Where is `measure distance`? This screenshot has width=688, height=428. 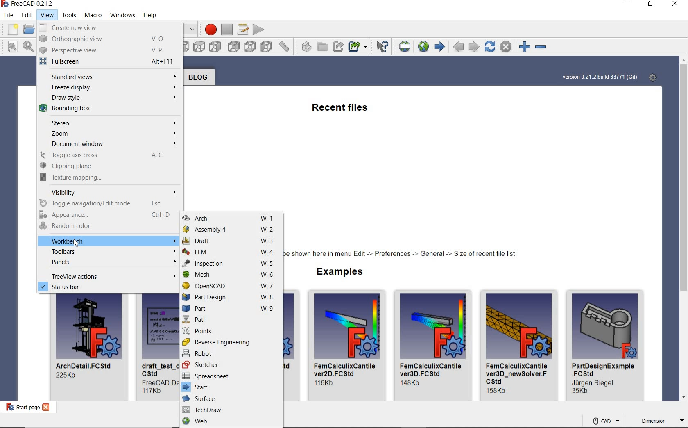
measure distance is located at coordinates (284, 46).